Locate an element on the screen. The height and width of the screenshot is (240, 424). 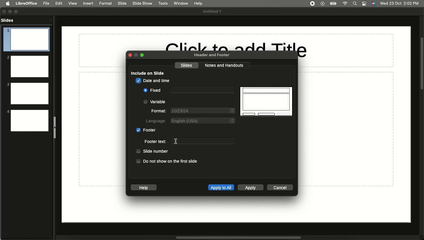
2 is located at coordinates (27, 66).